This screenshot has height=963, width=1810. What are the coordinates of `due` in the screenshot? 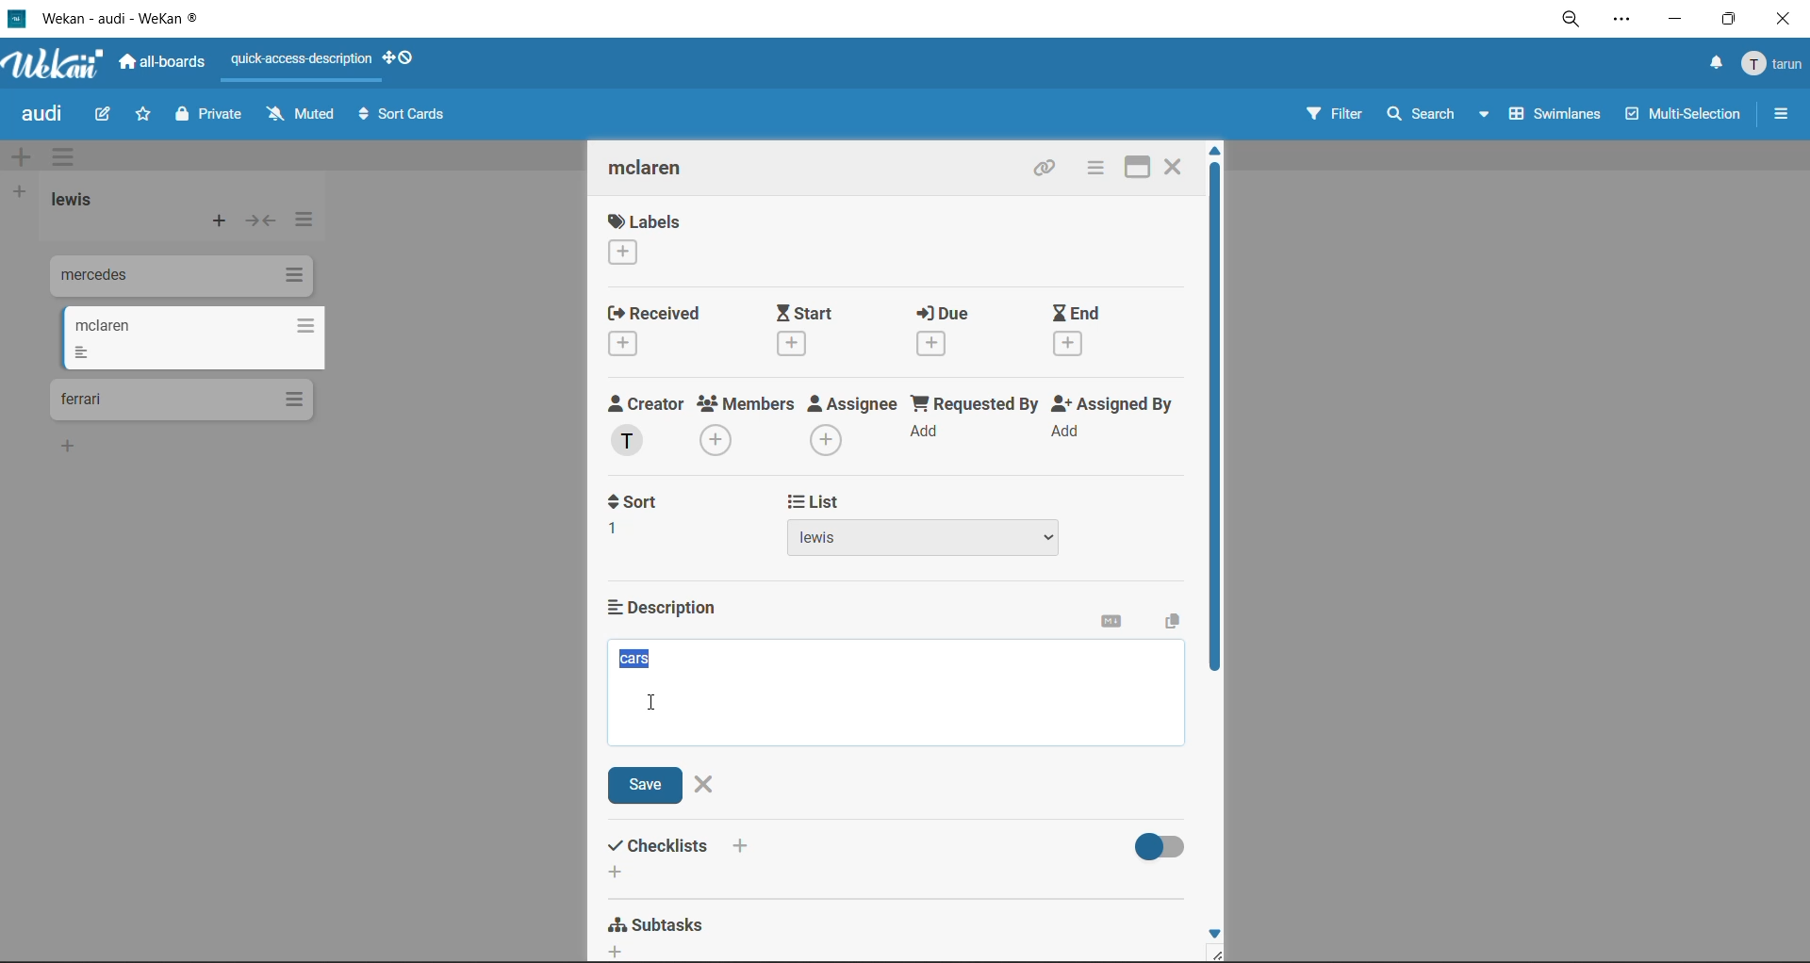 It's located at (961, 330).